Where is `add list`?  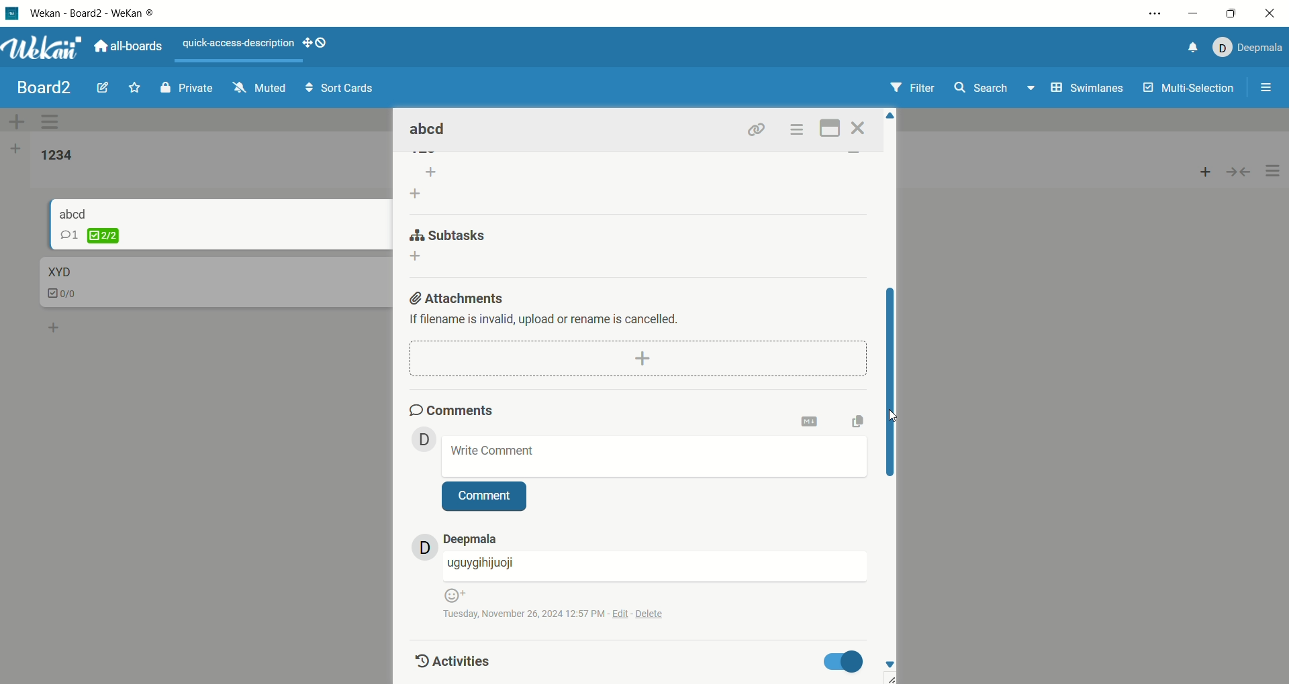 add list is located at coordinates (15, 151).